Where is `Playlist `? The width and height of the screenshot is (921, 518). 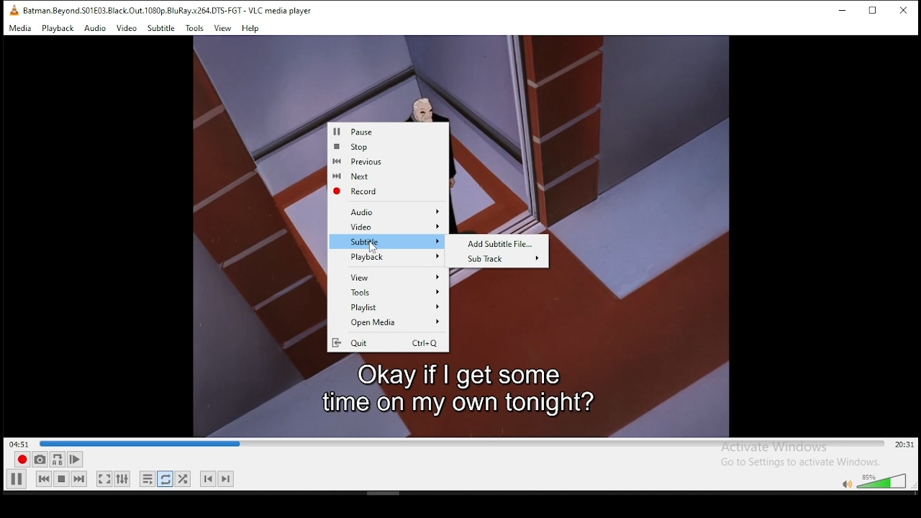 Playlist  is located at coordinates (391, 309).